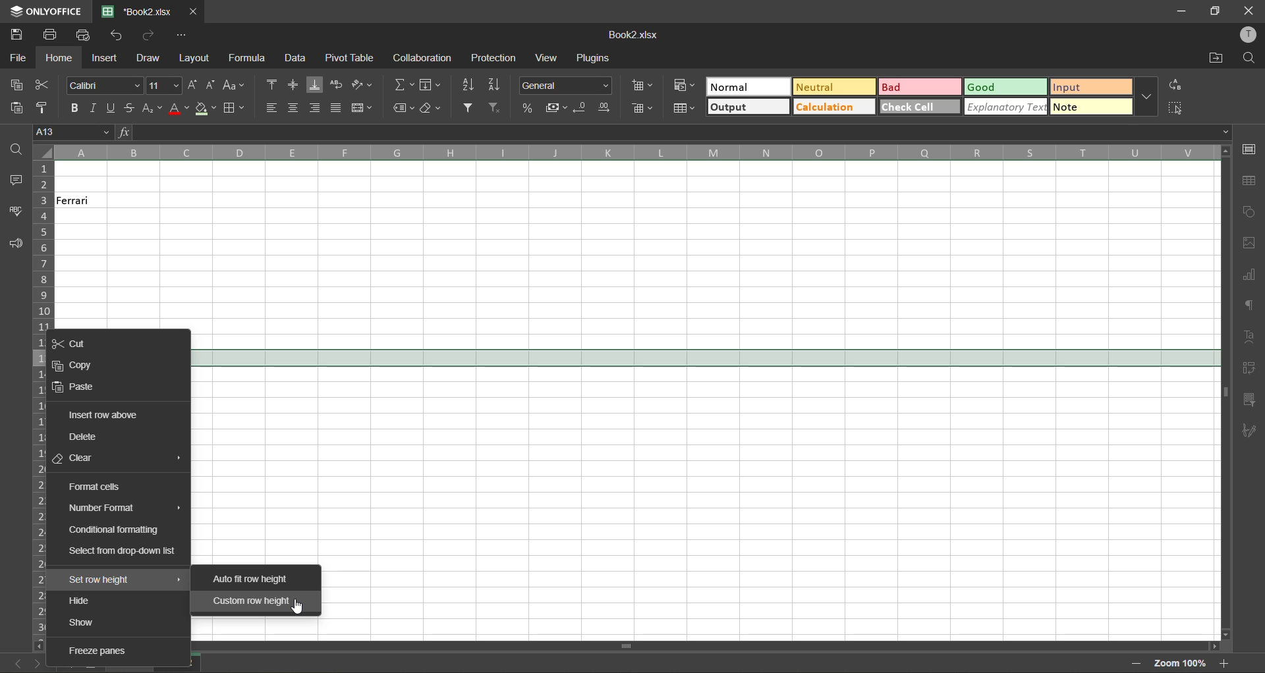 This screenshot has height=673, width=1265. What do you see at coordinates (701, 357) in the screenshot?
I see `selected row` at bounding box center [701, 357].